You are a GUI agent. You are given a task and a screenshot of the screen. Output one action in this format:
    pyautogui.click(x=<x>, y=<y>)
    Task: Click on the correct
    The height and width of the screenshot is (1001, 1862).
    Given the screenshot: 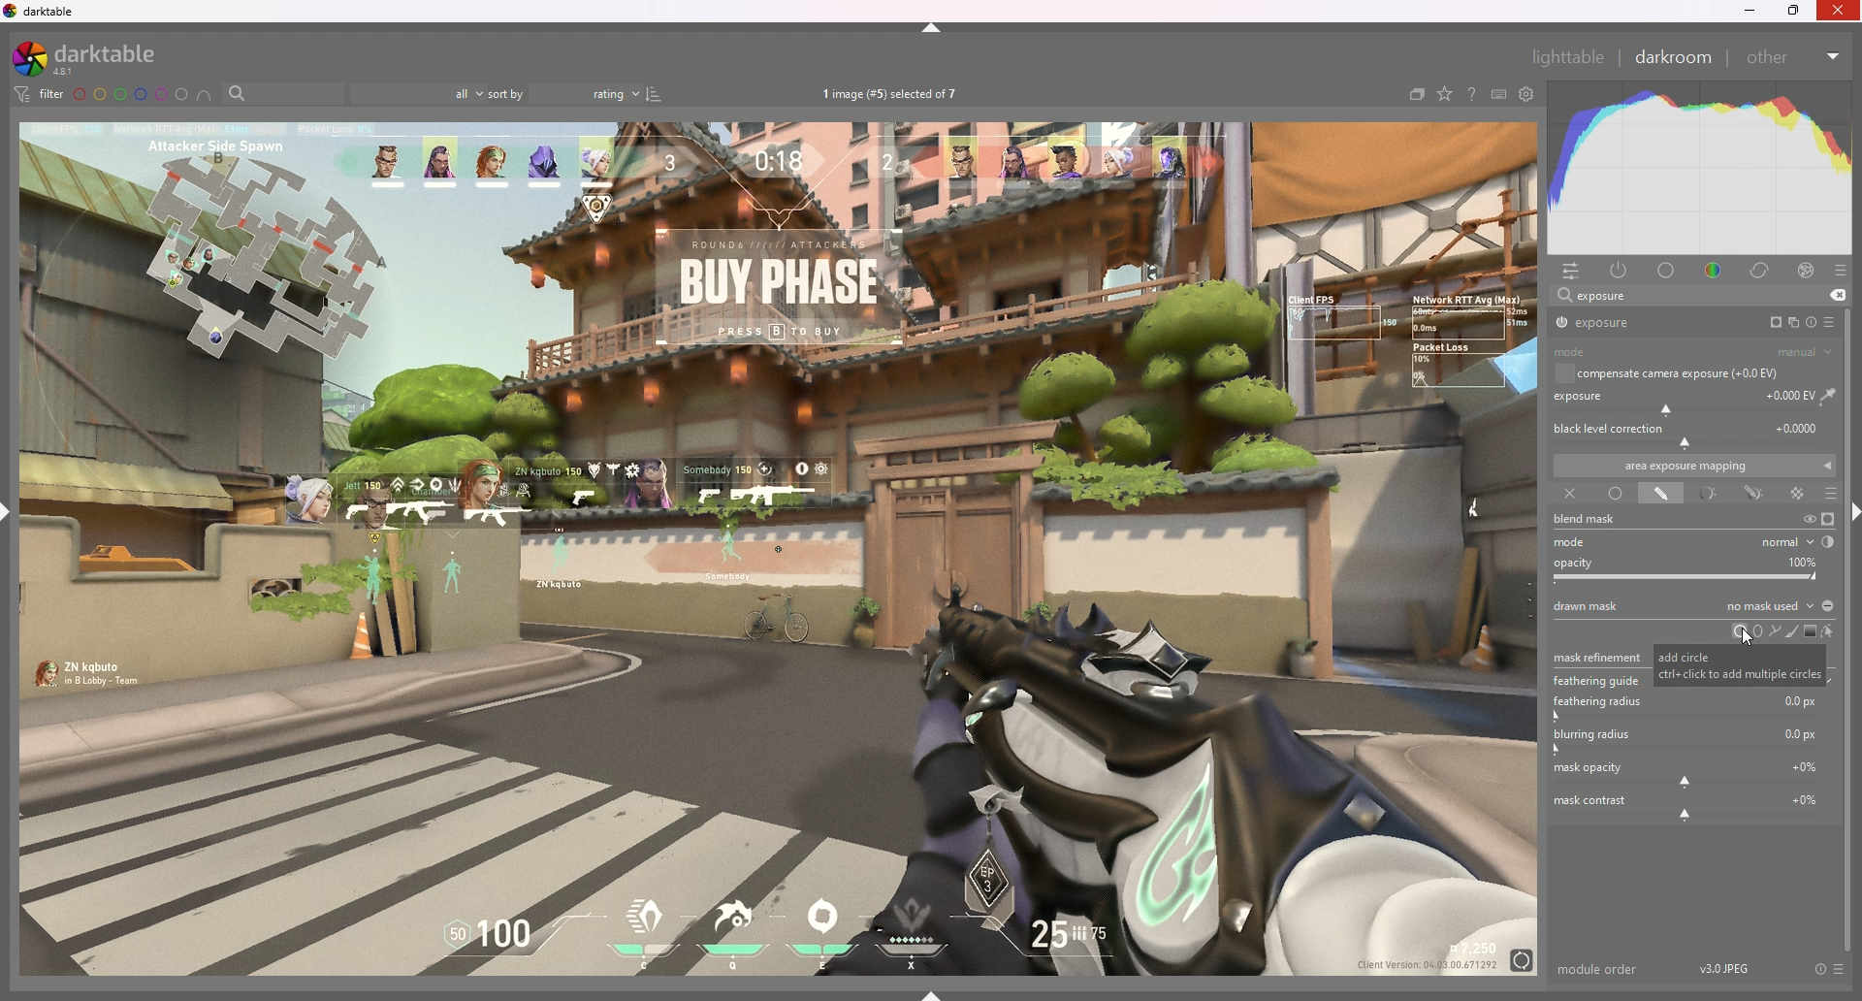 What is the action you would take?
    pyautogui.click(x=1762, y=272)
    